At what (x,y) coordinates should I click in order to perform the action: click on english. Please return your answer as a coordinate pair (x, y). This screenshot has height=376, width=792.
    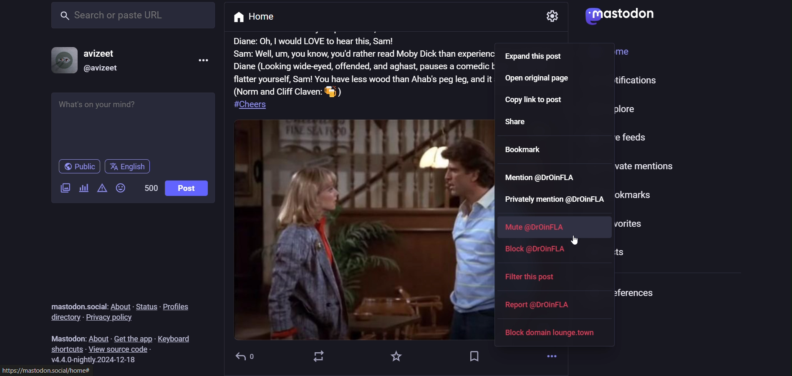
    Looking at the image, I should click on (129, 165).